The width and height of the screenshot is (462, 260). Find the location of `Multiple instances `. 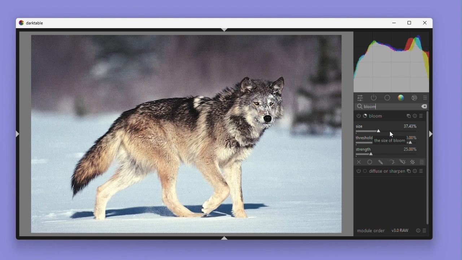

Multiple instances  is located at coordinates (409, 116).